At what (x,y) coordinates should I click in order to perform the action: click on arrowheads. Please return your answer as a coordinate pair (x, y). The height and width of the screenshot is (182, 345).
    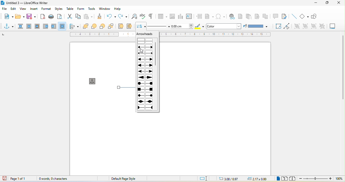
    Looking at the image, I should click on (145, 34).